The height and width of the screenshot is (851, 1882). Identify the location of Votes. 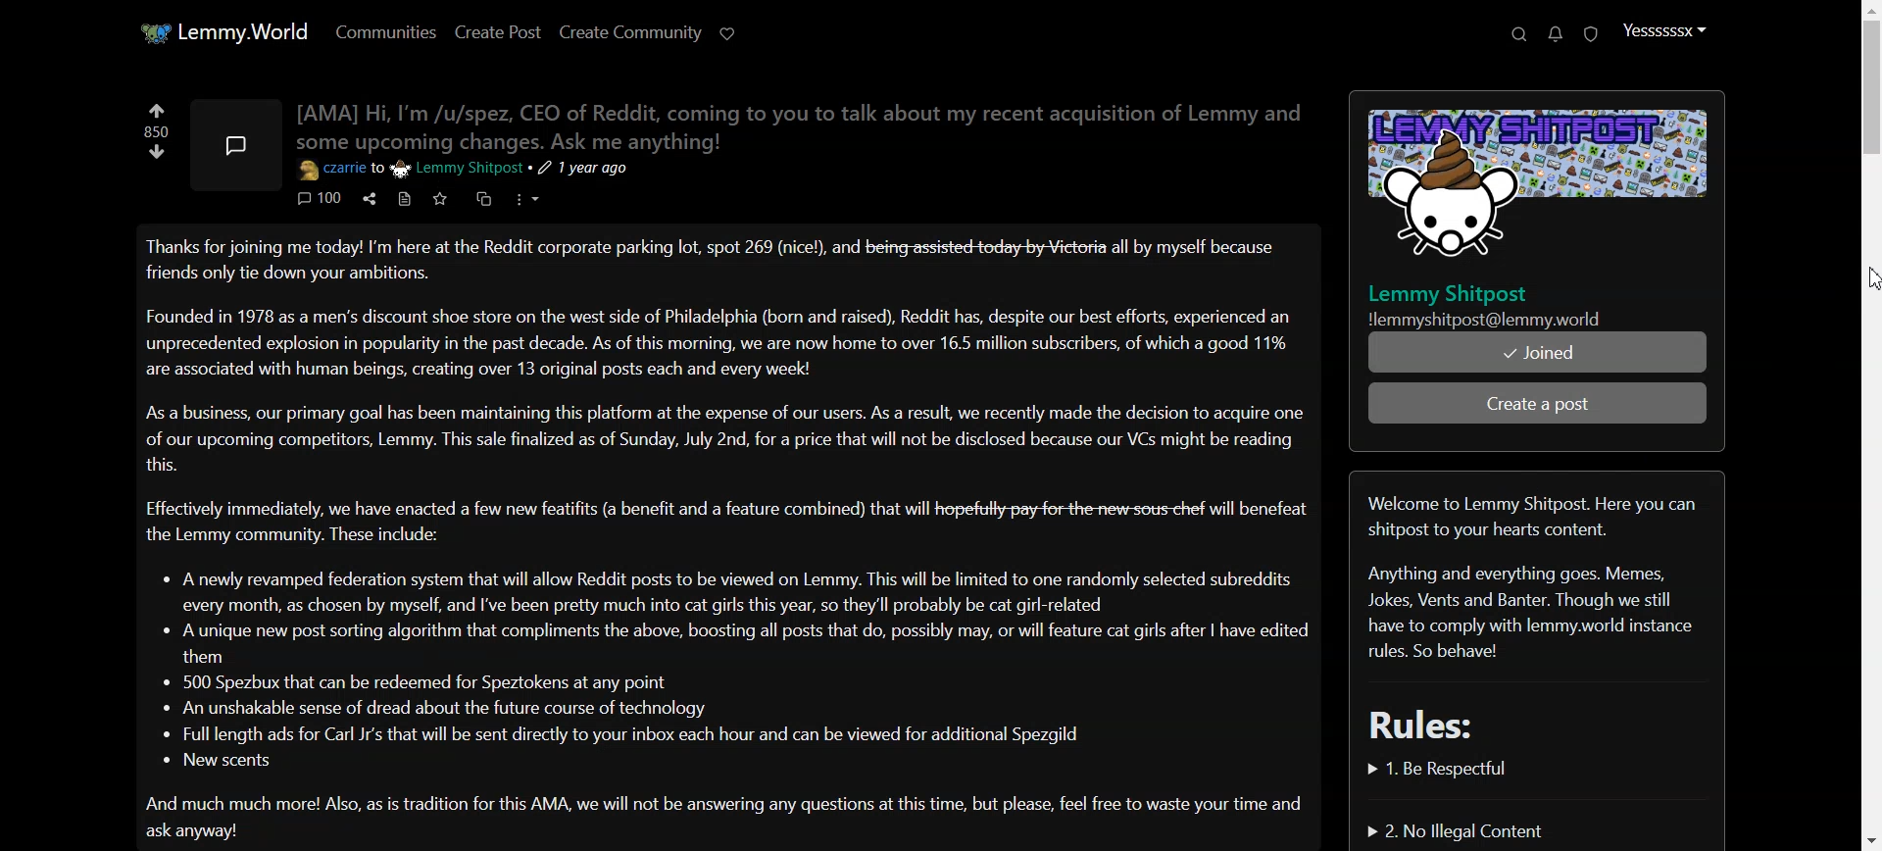
(158, 132).